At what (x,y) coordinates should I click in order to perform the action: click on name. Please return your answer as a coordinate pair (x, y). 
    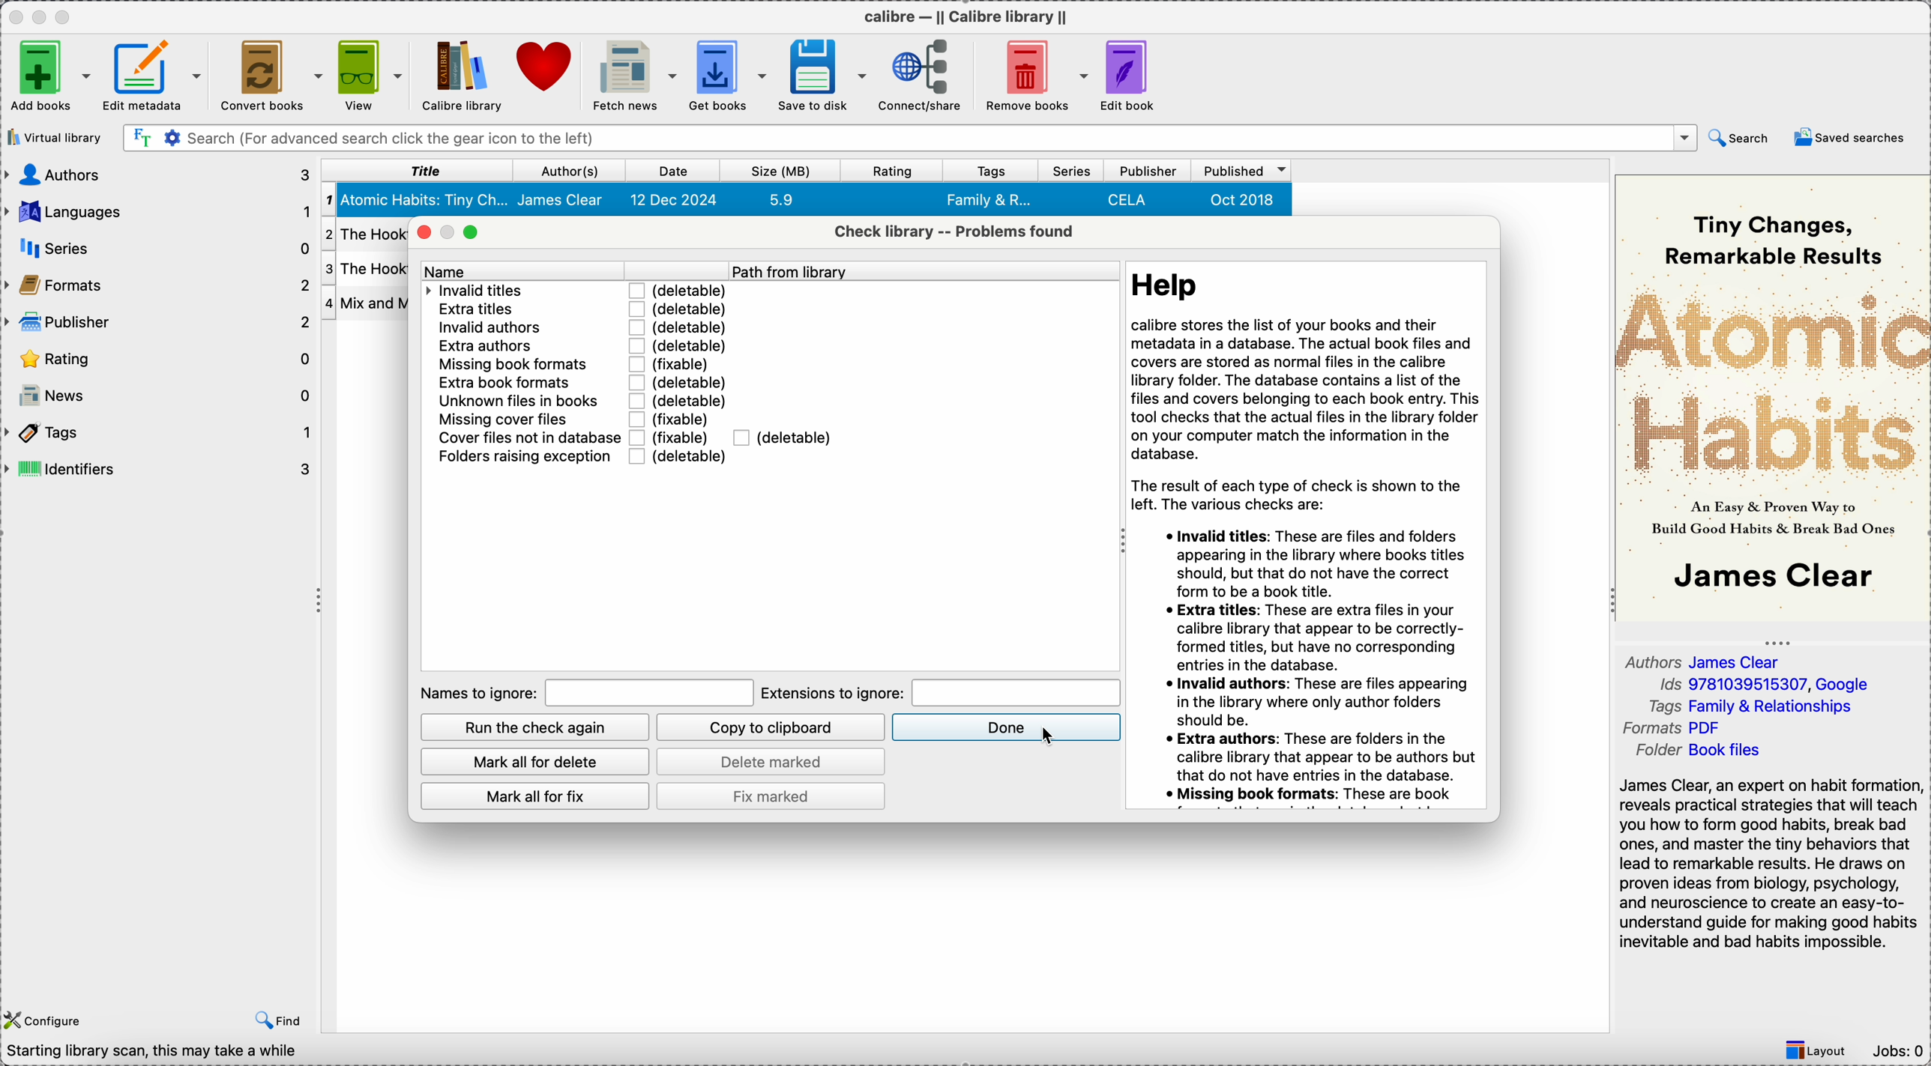
    Looking at the image, I should click on (572, 270).